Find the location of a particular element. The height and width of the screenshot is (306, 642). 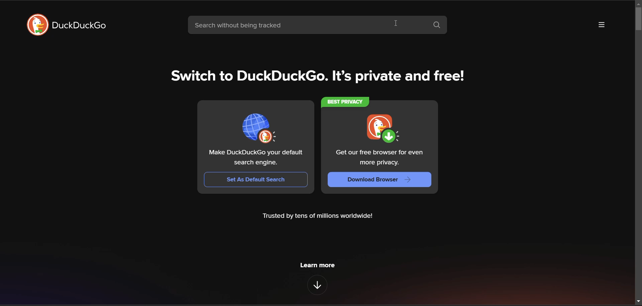

logo and title is located at coordinates (67, 24).